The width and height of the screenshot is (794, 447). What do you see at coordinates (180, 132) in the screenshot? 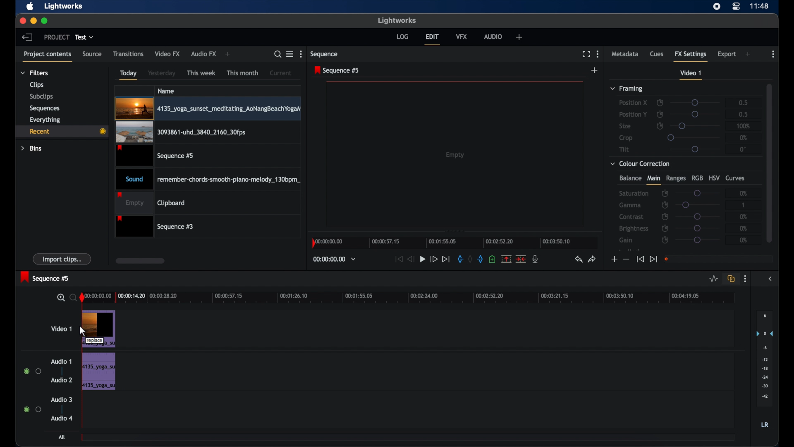
I see `video clip` at bounding box center [180, 132].